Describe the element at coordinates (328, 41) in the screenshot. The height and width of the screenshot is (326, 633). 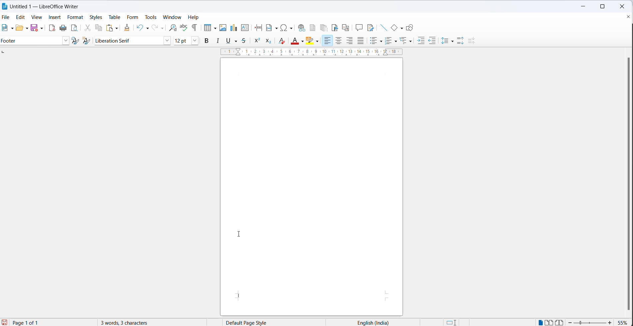
I see `text align left` at that location.